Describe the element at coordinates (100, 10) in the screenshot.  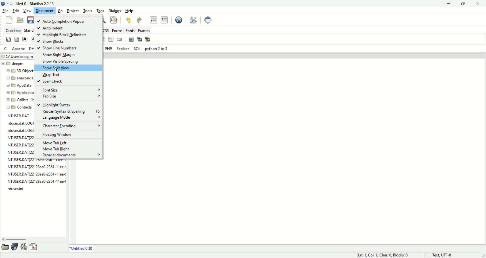
I see `tags` at that location.